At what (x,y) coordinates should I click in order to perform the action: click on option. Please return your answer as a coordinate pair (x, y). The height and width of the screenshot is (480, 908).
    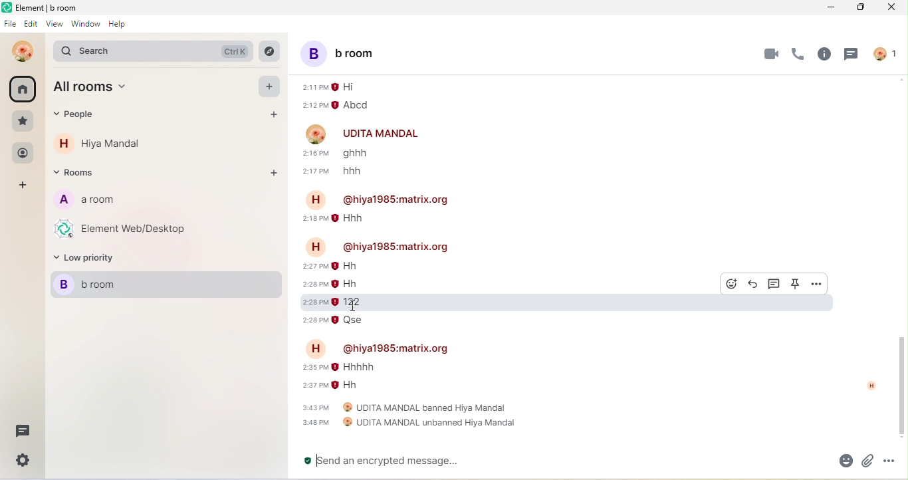
    Looking at the image, I should click on (893, 461).